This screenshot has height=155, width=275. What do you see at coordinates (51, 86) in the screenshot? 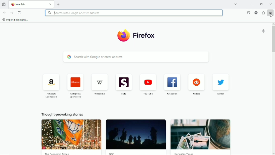
I see `Amazon` at bounding box center [51, 86].